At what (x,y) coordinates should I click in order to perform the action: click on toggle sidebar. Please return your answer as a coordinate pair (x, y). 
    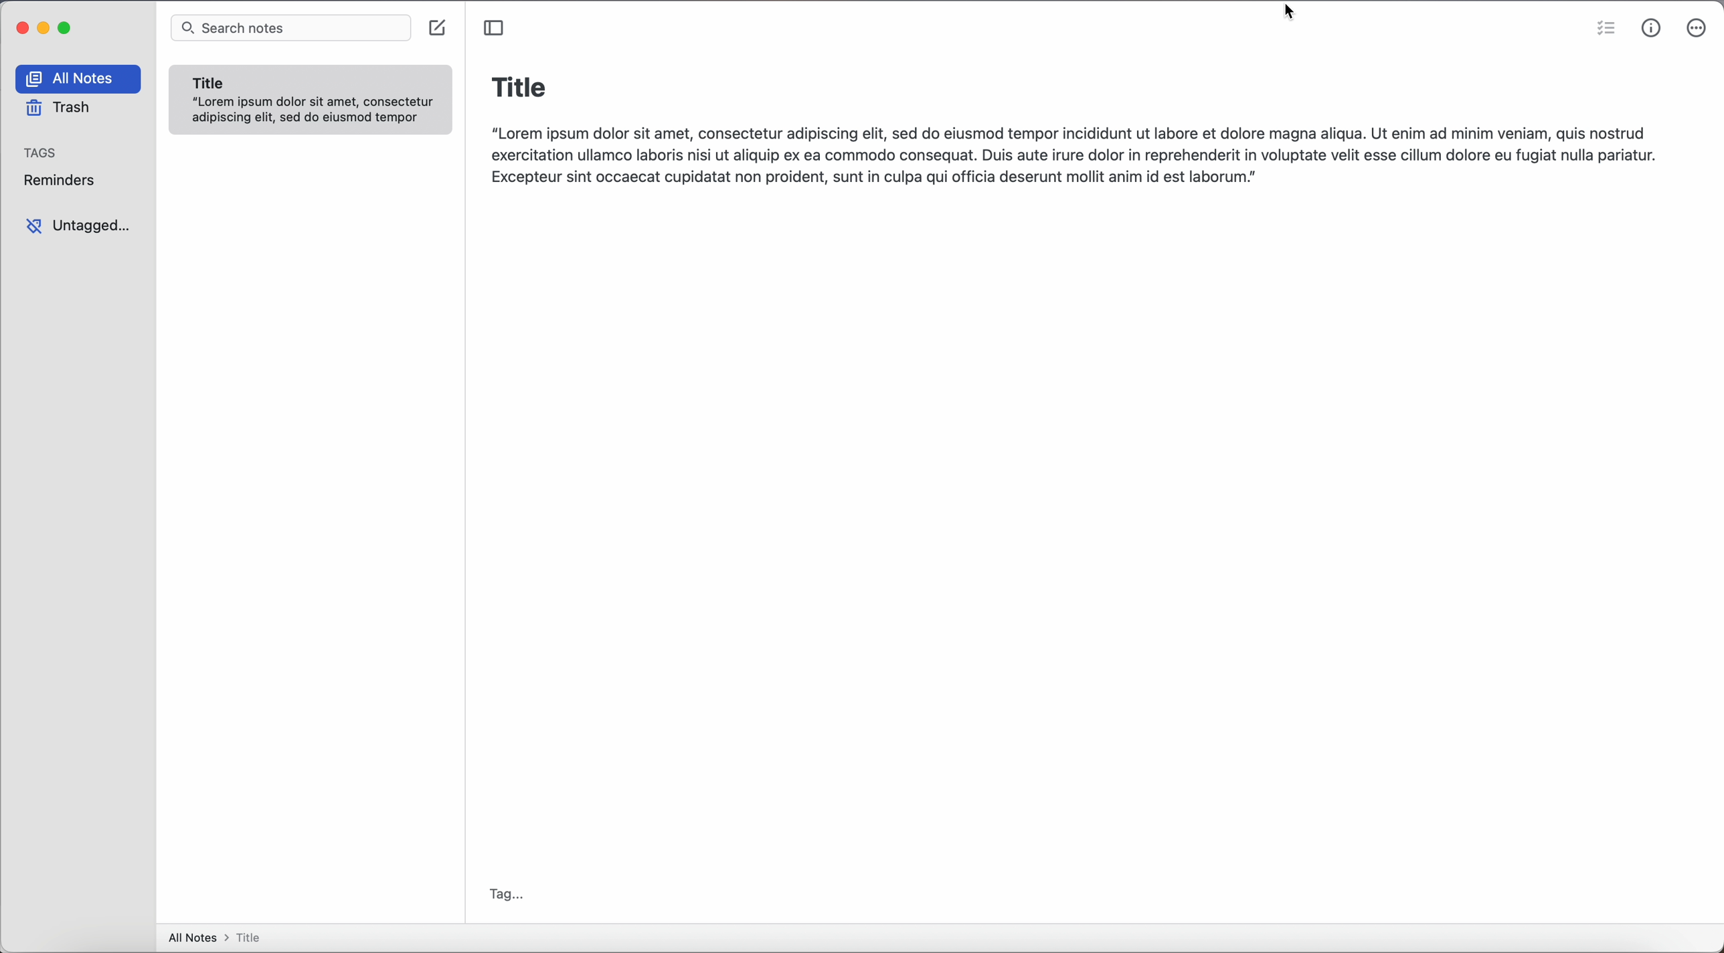
    Looking at the image, I should click on (493, 27).